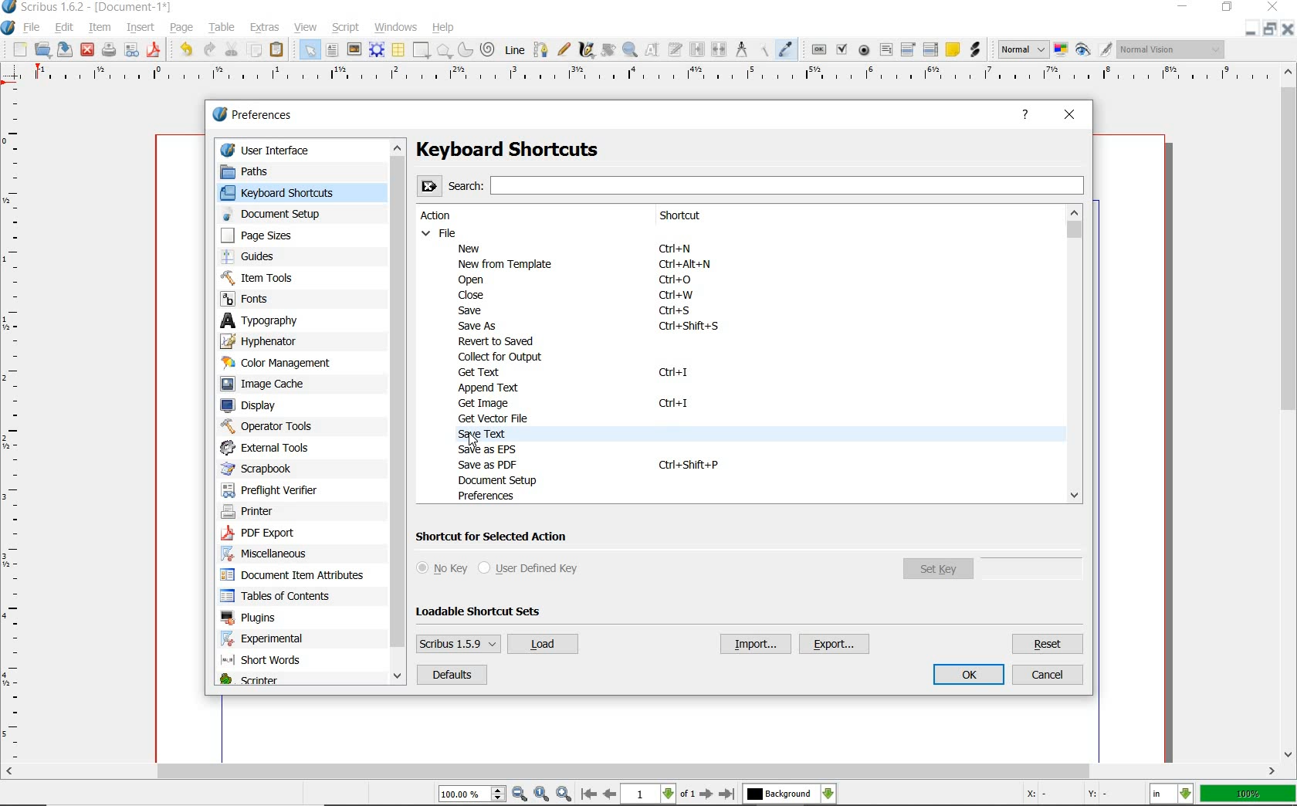 This screenshot has height=806, width=1297. I want to click on close, so click(468, 296).